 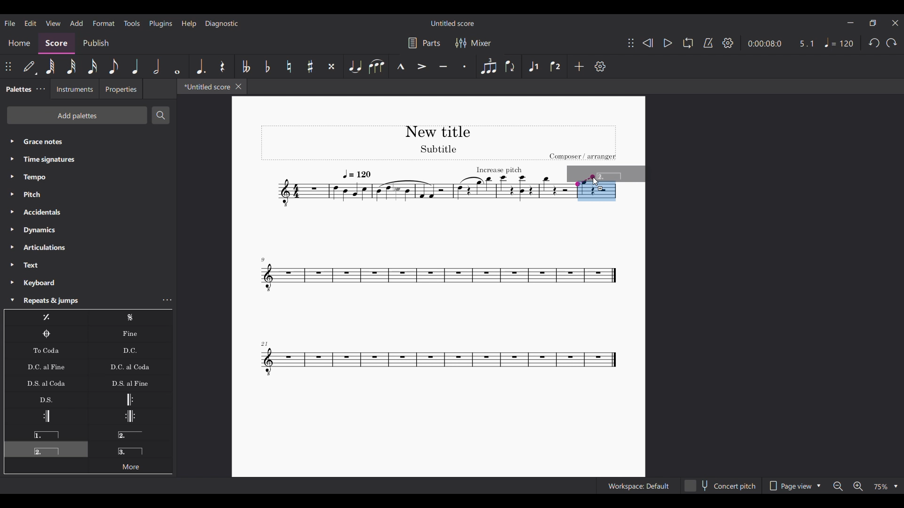 I want to click on Toggle sharp, so click(x=310, y=66).